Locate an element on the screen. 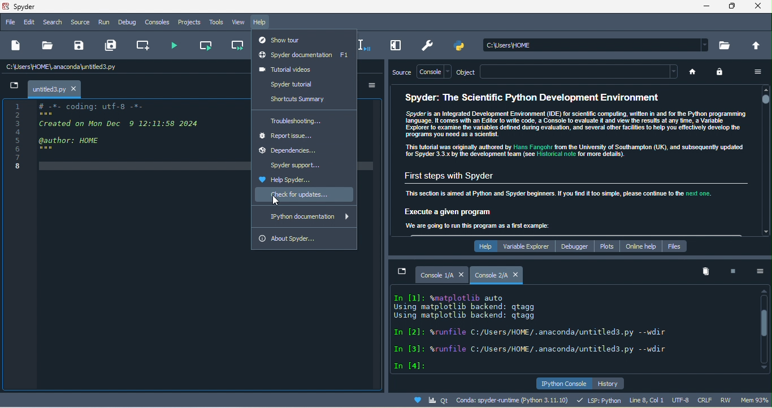 The width and height of the screenshot is (772, 408). report issue is located at coordinates (296, 136).